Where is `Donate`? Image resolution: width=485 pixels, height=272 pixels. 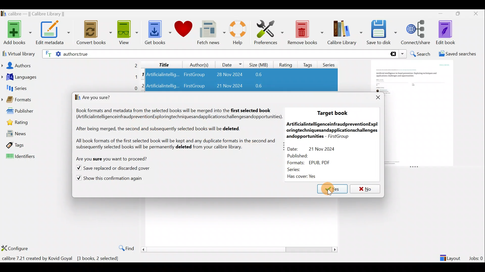
Donate is located at coordinates (184, 31).